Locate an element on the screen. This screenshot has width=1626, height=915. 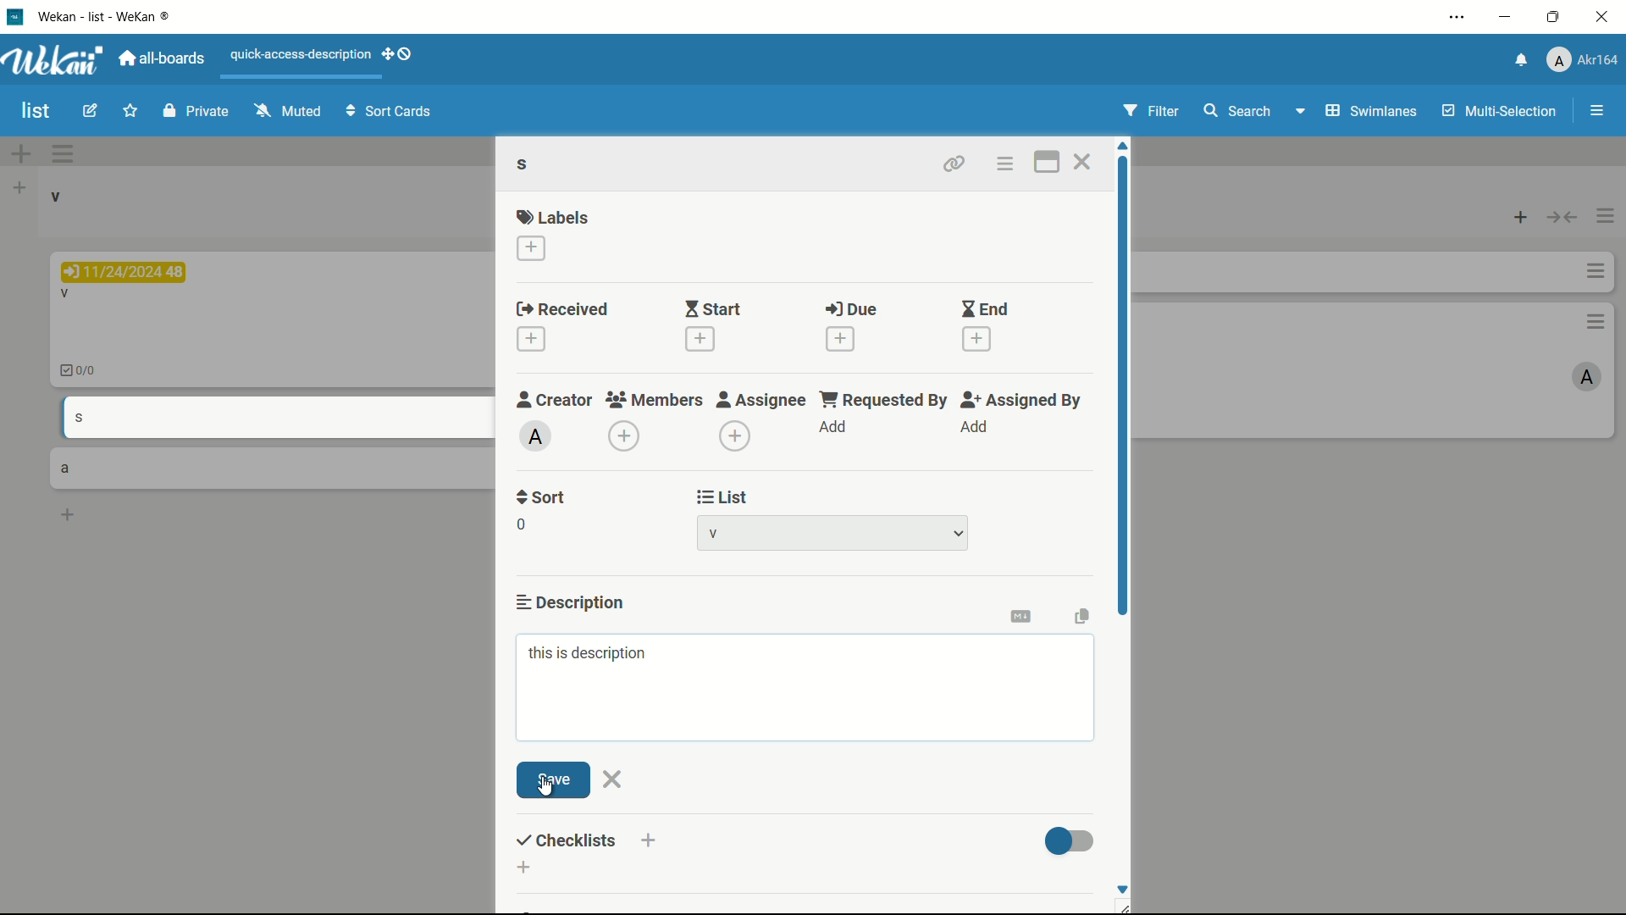
save is located at coordinates (555, 780).